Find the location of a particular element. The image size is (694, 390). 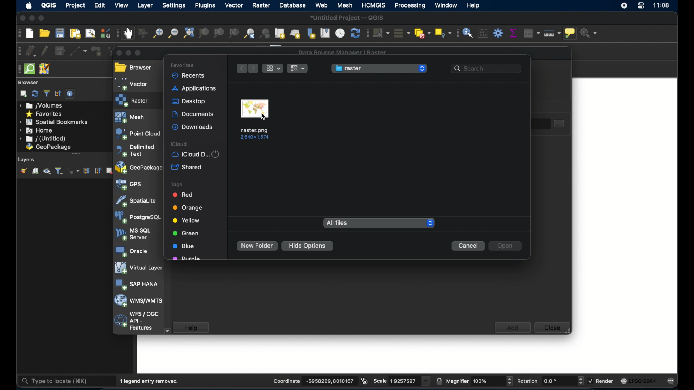

Dimensions  is located at coordinates (255, 137).